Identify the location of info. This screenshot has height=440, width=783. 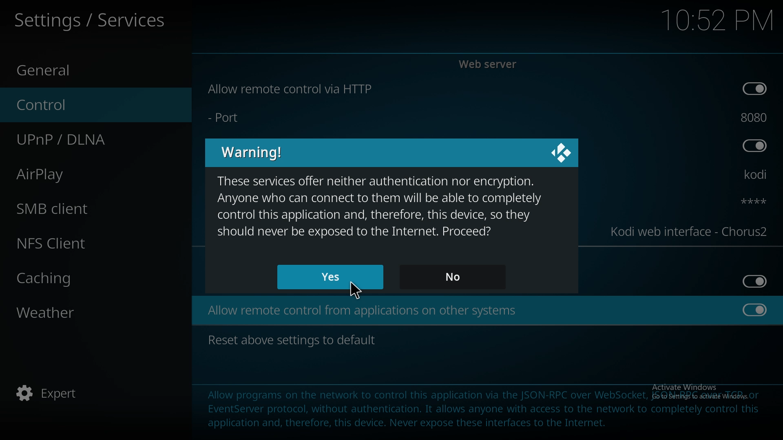
(482, 407).